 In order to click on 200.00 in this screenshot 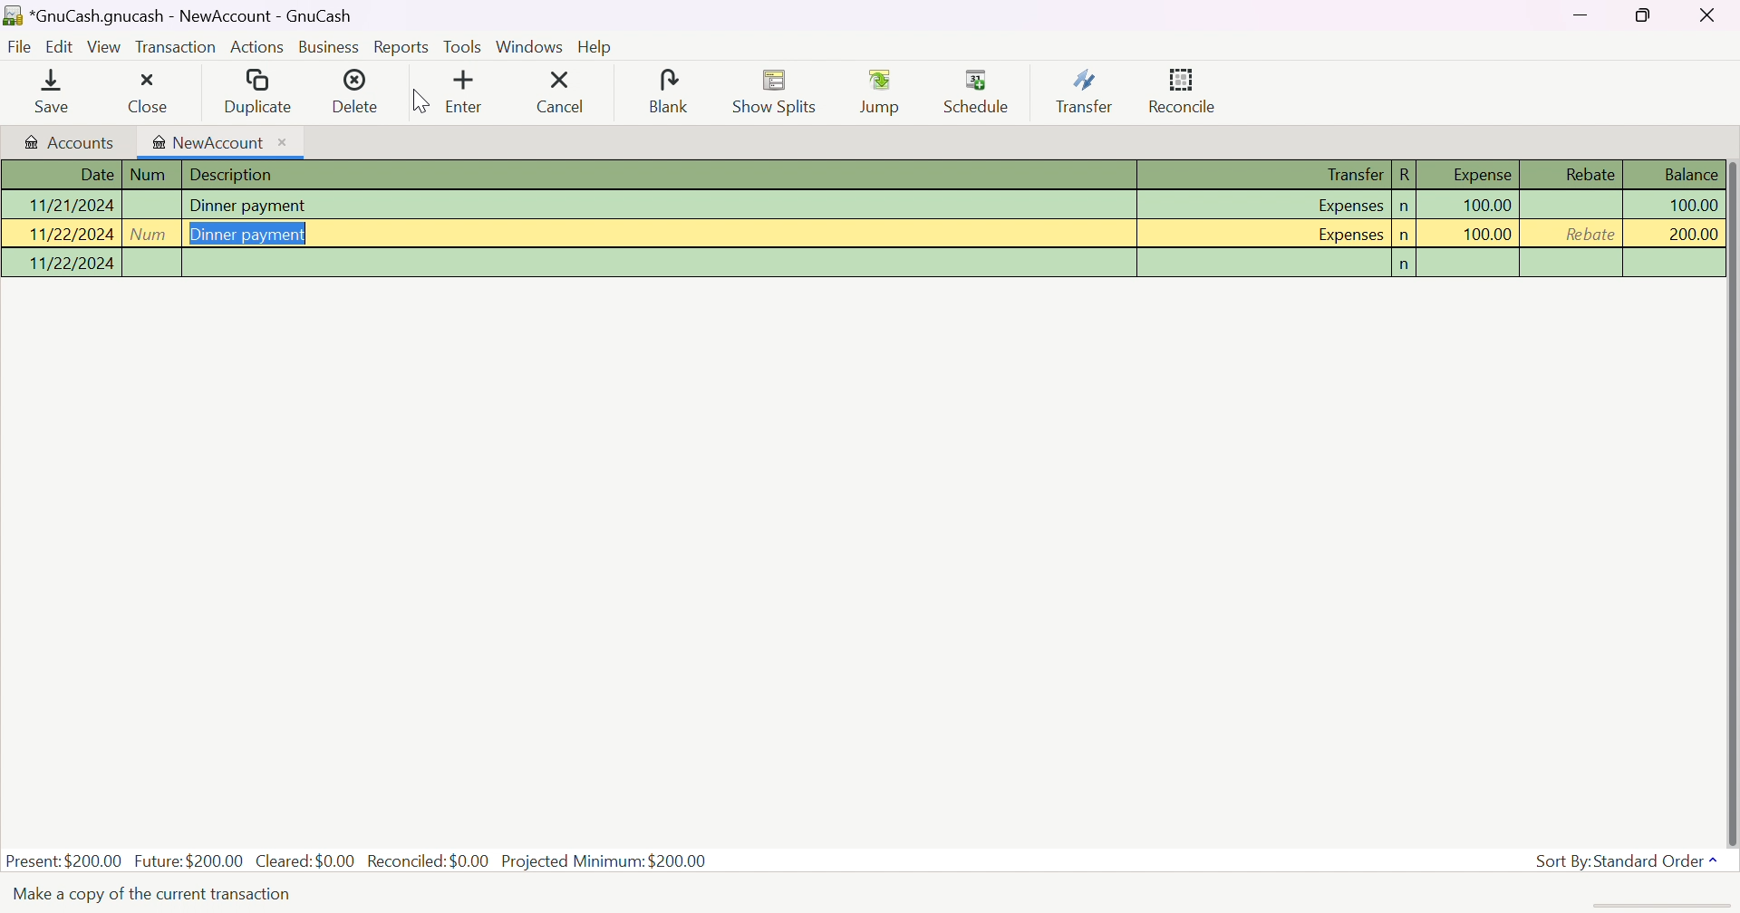, I will do `click(1694, 234)`.